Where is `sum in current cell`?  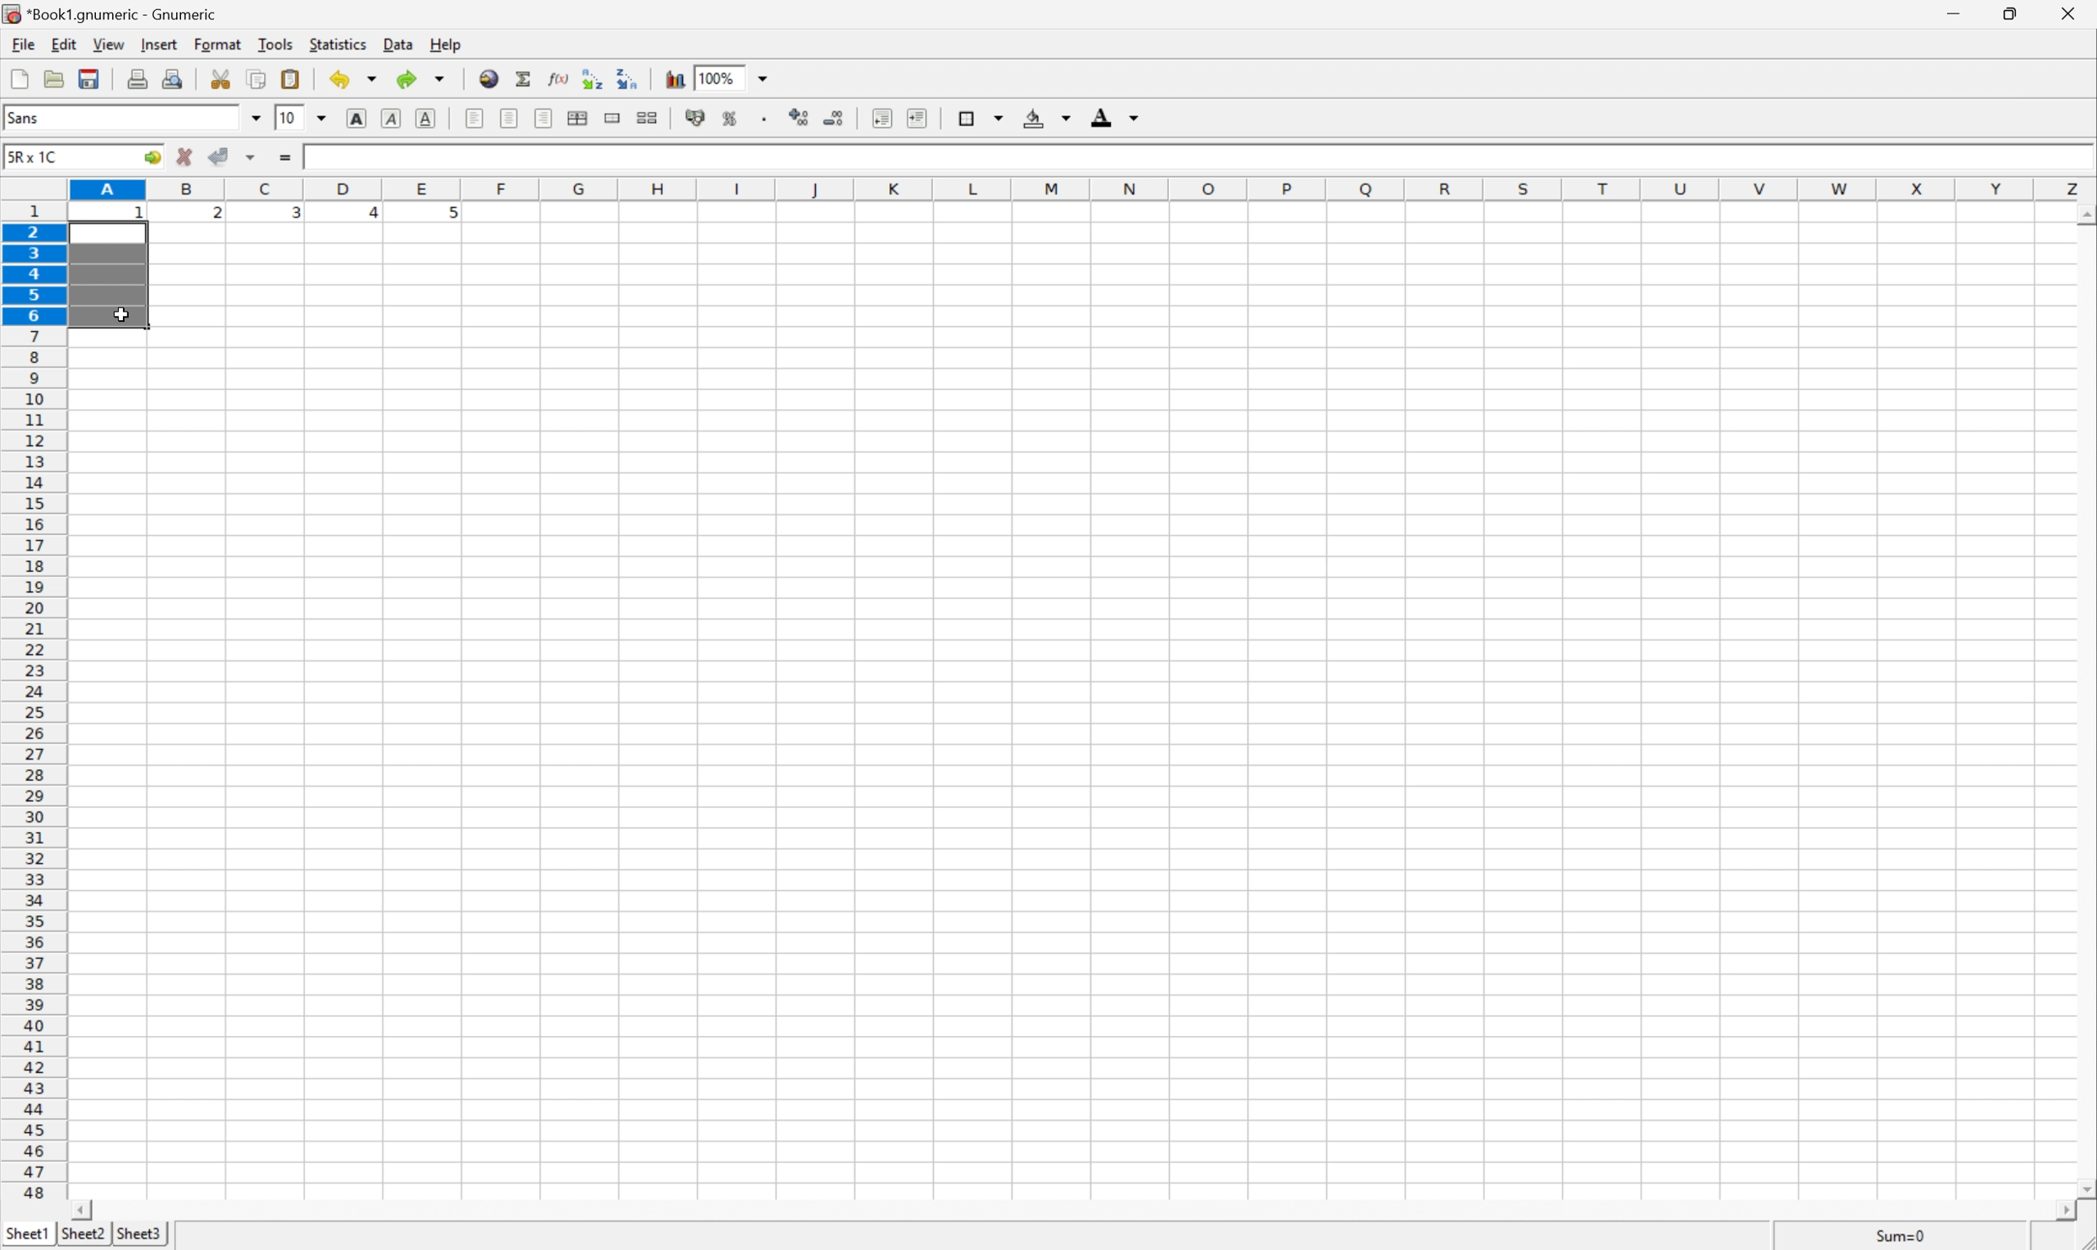 sum in current cell is located at coordinates (527, 78).